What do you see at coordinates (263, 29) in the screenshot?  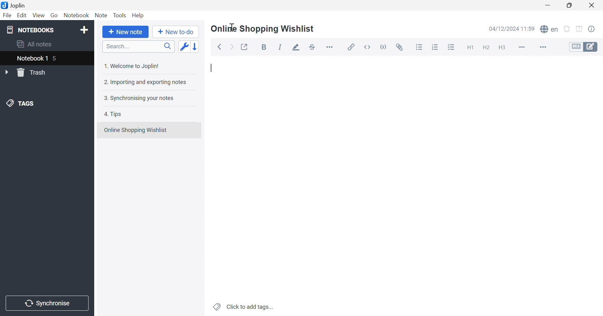 I see `Online Shopping Wishlist` at bounding box center [263, 29].